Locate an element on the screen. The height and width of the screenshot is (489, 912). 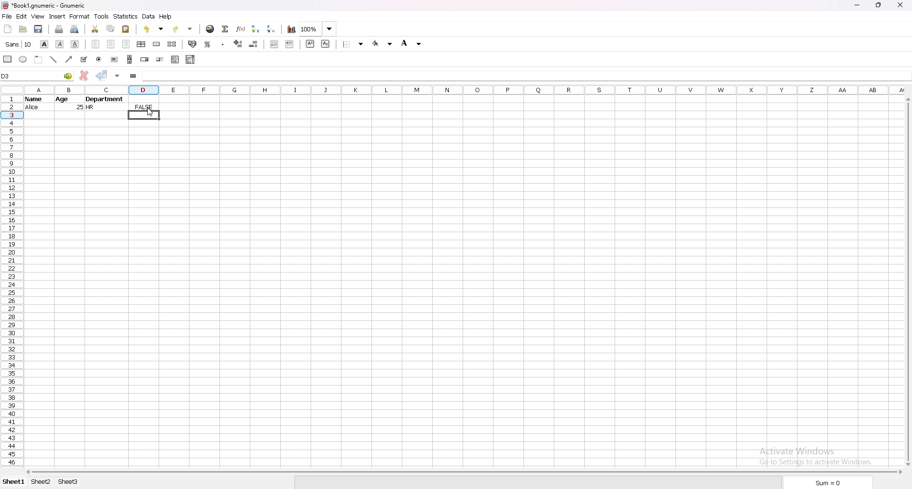
centre horizontally is located at coordinates (142, 44).